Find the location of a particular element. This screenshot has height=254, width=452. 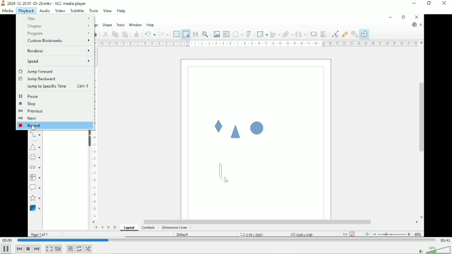

Stop is located at coordinates (54, 104).